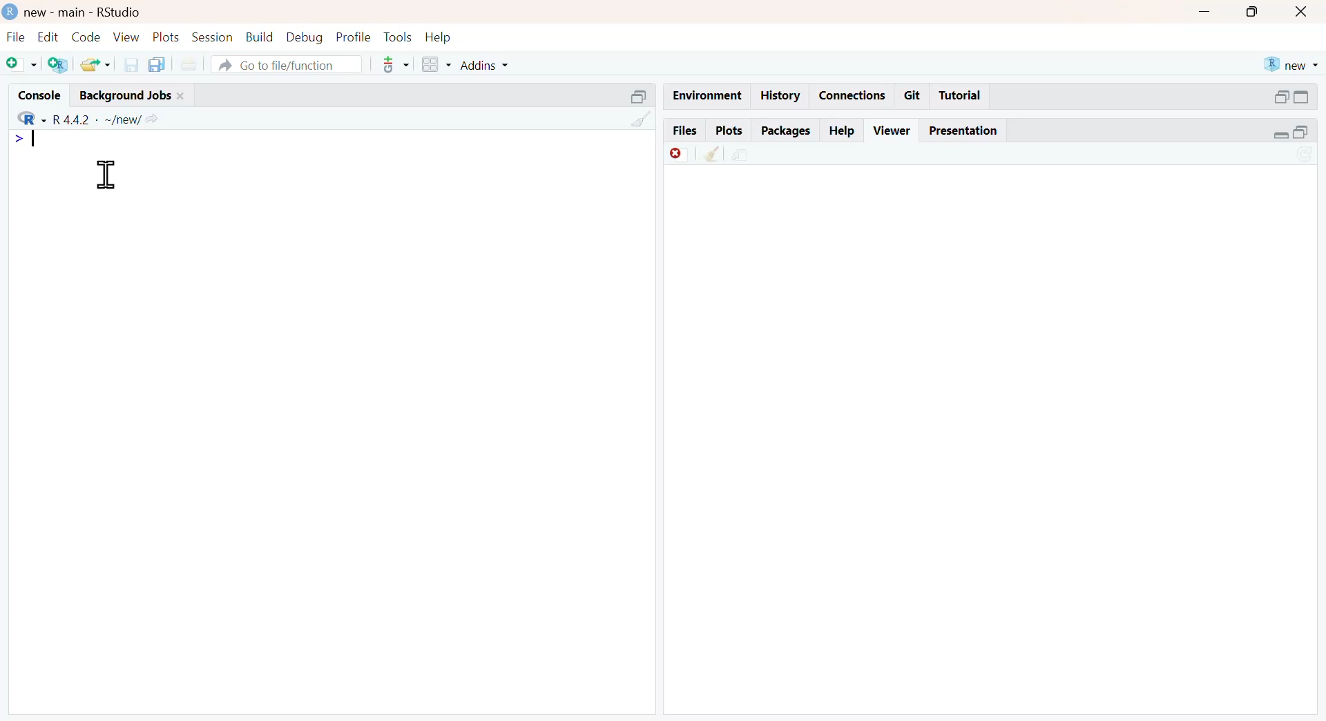 The image size is (1326, 721). I want to click on code, so click(86, 37).